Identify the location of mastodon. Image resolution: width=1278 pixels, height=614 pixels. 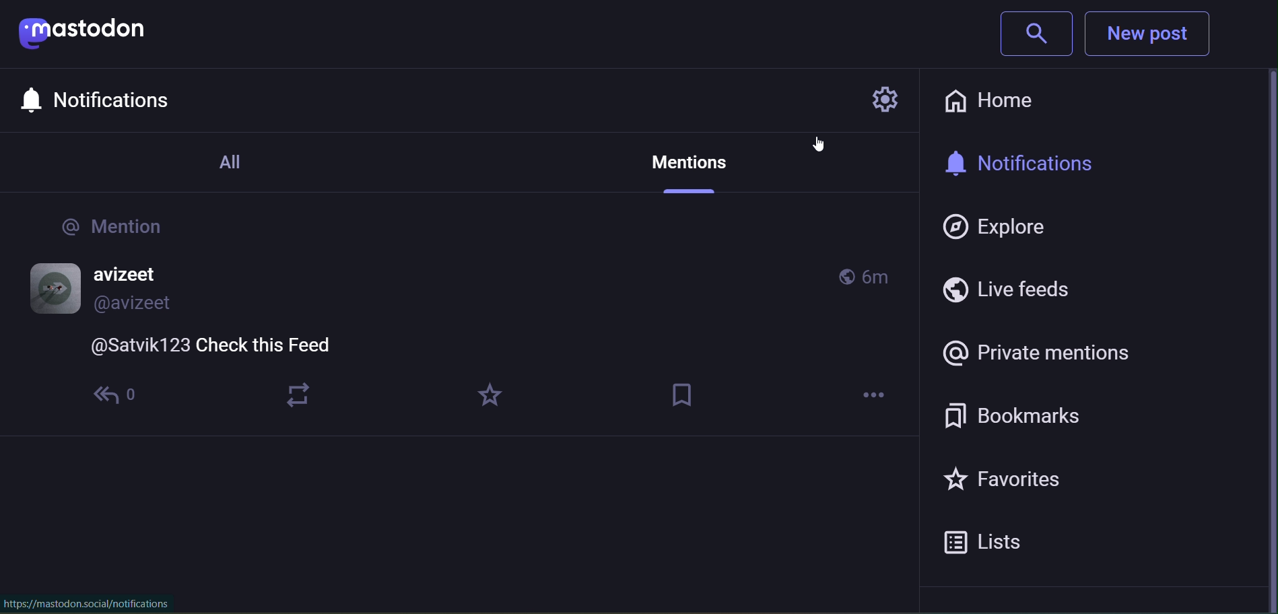
(93, 33).